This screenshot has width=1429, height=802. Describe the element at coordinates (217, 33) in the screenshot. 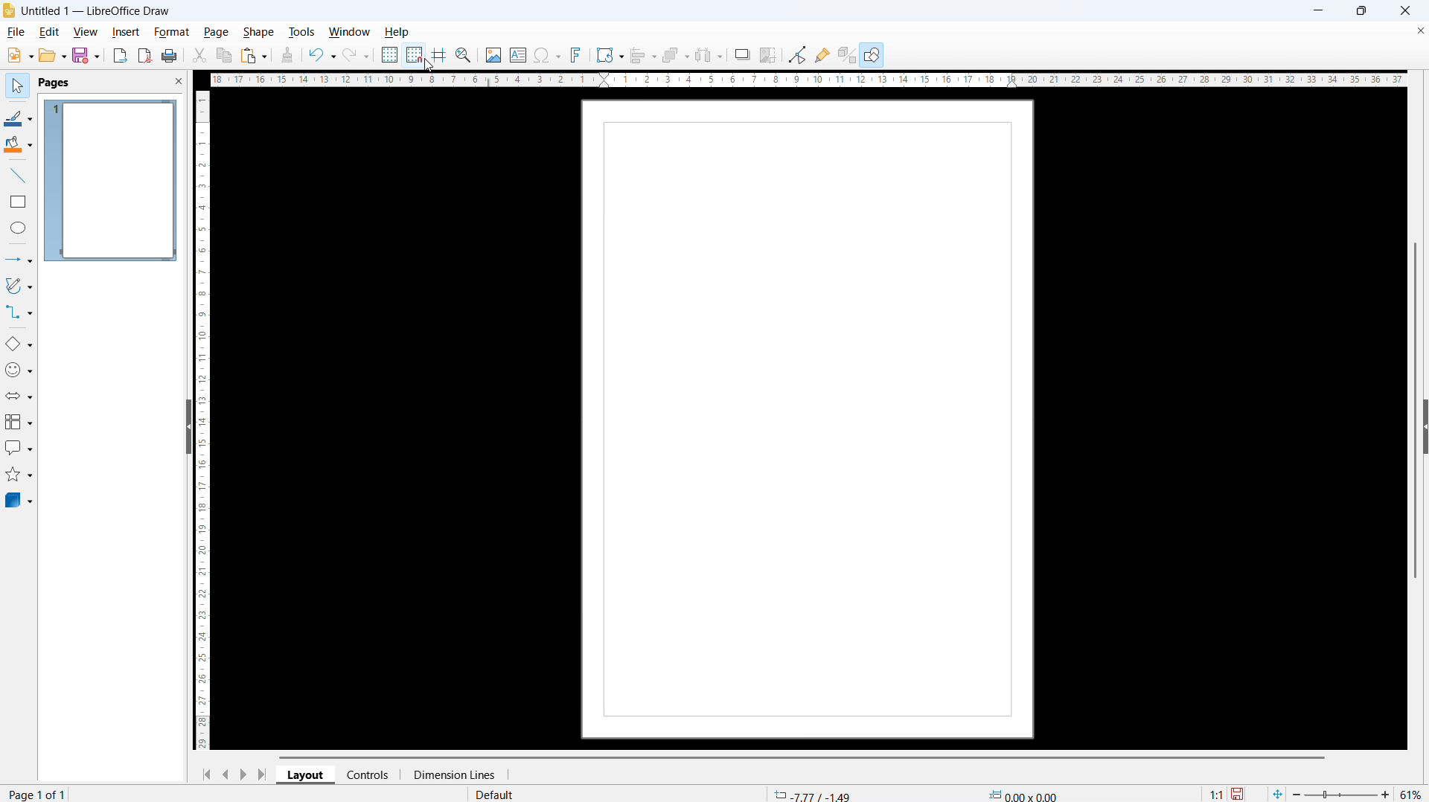

I see `page ` at that location.